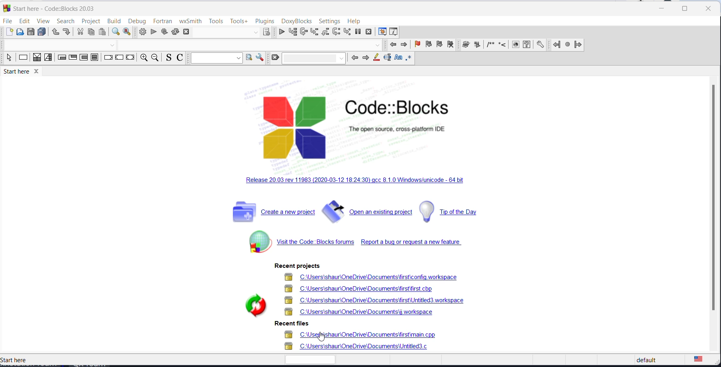 The image size is (721, 367). What do you see at coordinates (276, 58) in the screenshot?
I see `clear` at bounding box center [276, 58].